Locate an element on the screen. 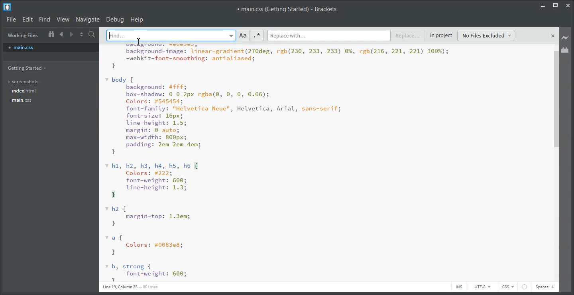 The image size is (574, 295).  is located at coordinates (294, 50).